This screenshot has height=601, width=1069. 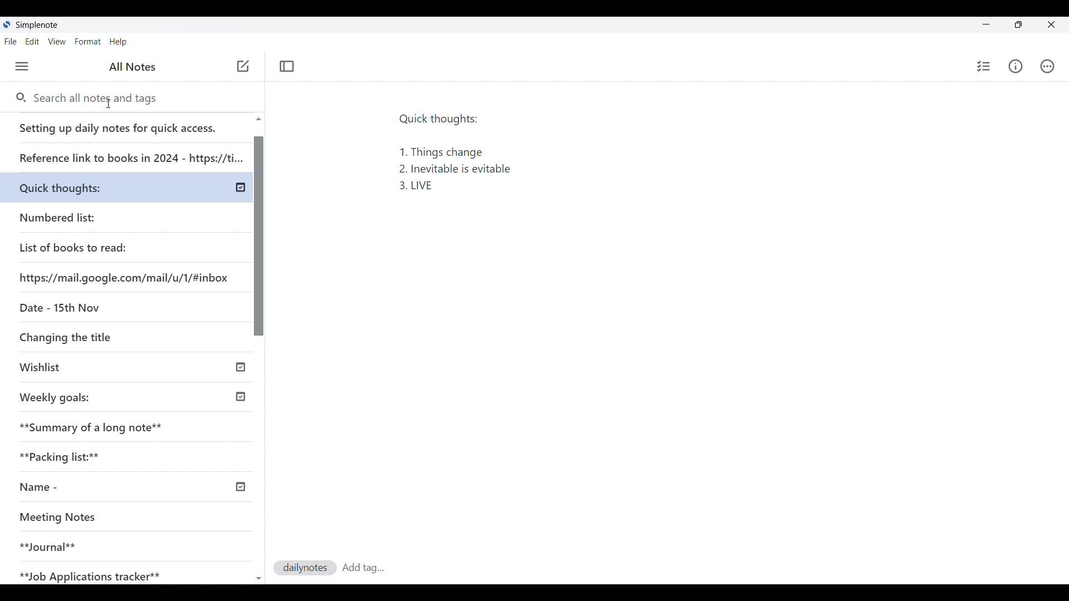 I want to click on Quick slide to top, so click(x=258, y=119).